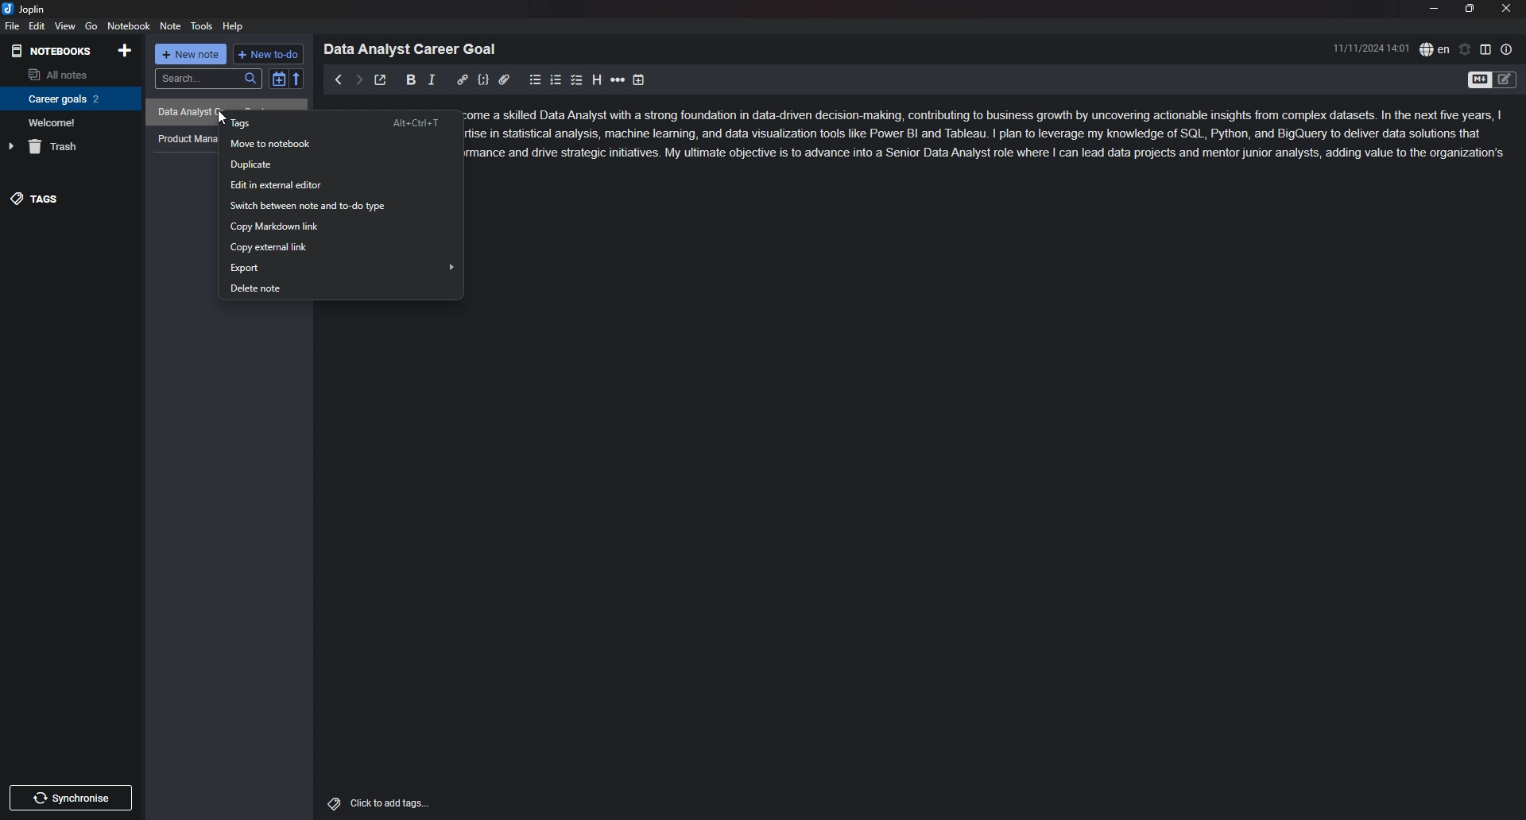 The width and height of the screenshot is (1526, 820). I want to click on checkbox, so click(577, 80).